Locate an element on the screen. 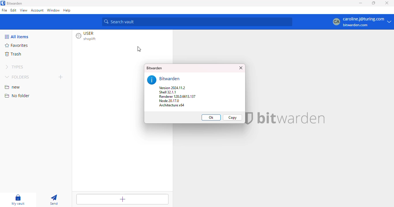 The height and width of the screenshot is (207, 394). edit is located at coordinates (14, 10).